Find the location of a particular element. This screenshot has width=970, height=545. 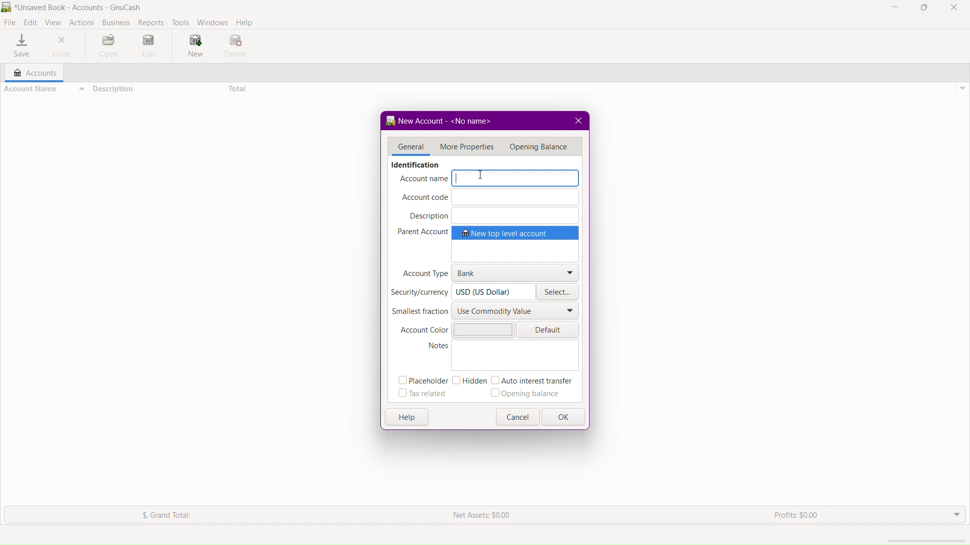

Help is located at coordinates (407, 416).